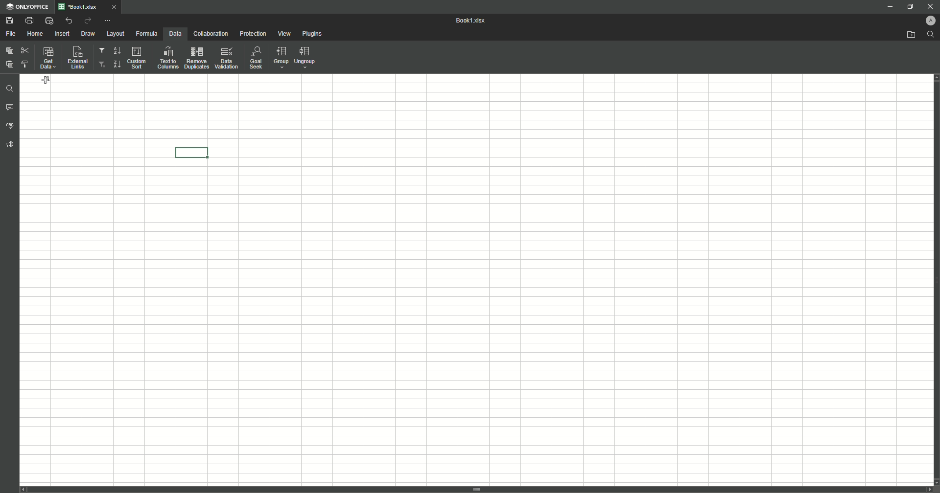 This screenshot has height=493, width=940. I want to click on Draw, so click(89, 34).